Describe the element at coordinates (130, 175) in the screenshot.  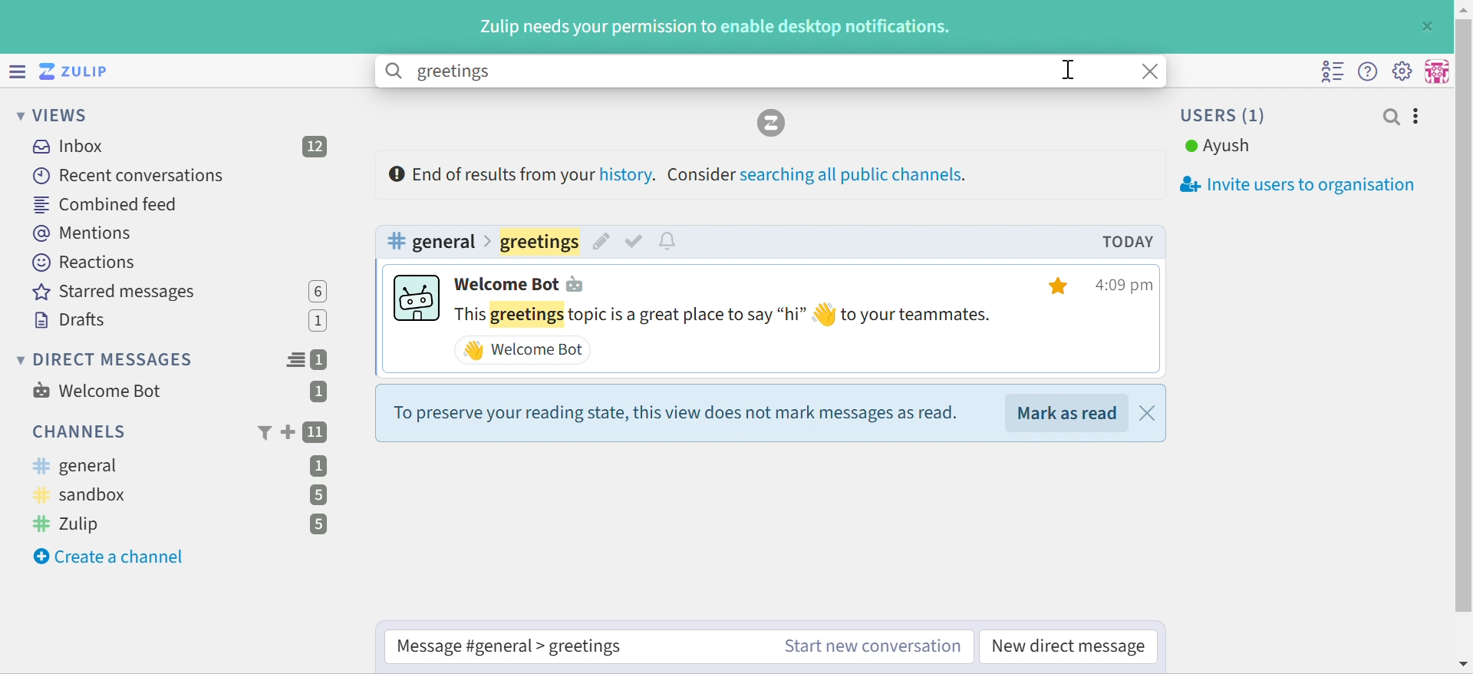
I see `Recent conversations` at that location.